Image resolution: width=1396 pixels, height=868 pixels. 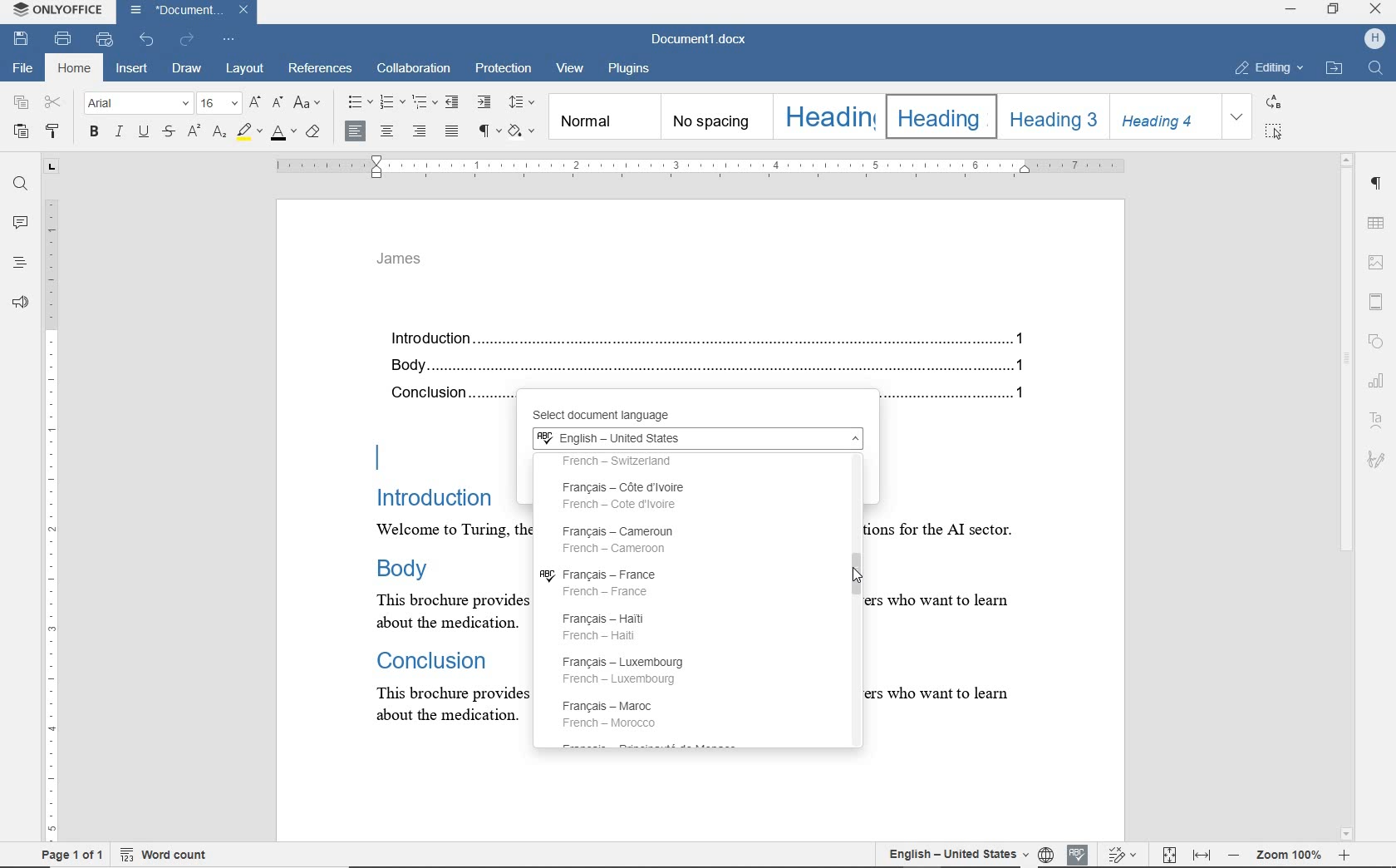 I want to click on mouse pointer, so click(x=860, y=579).